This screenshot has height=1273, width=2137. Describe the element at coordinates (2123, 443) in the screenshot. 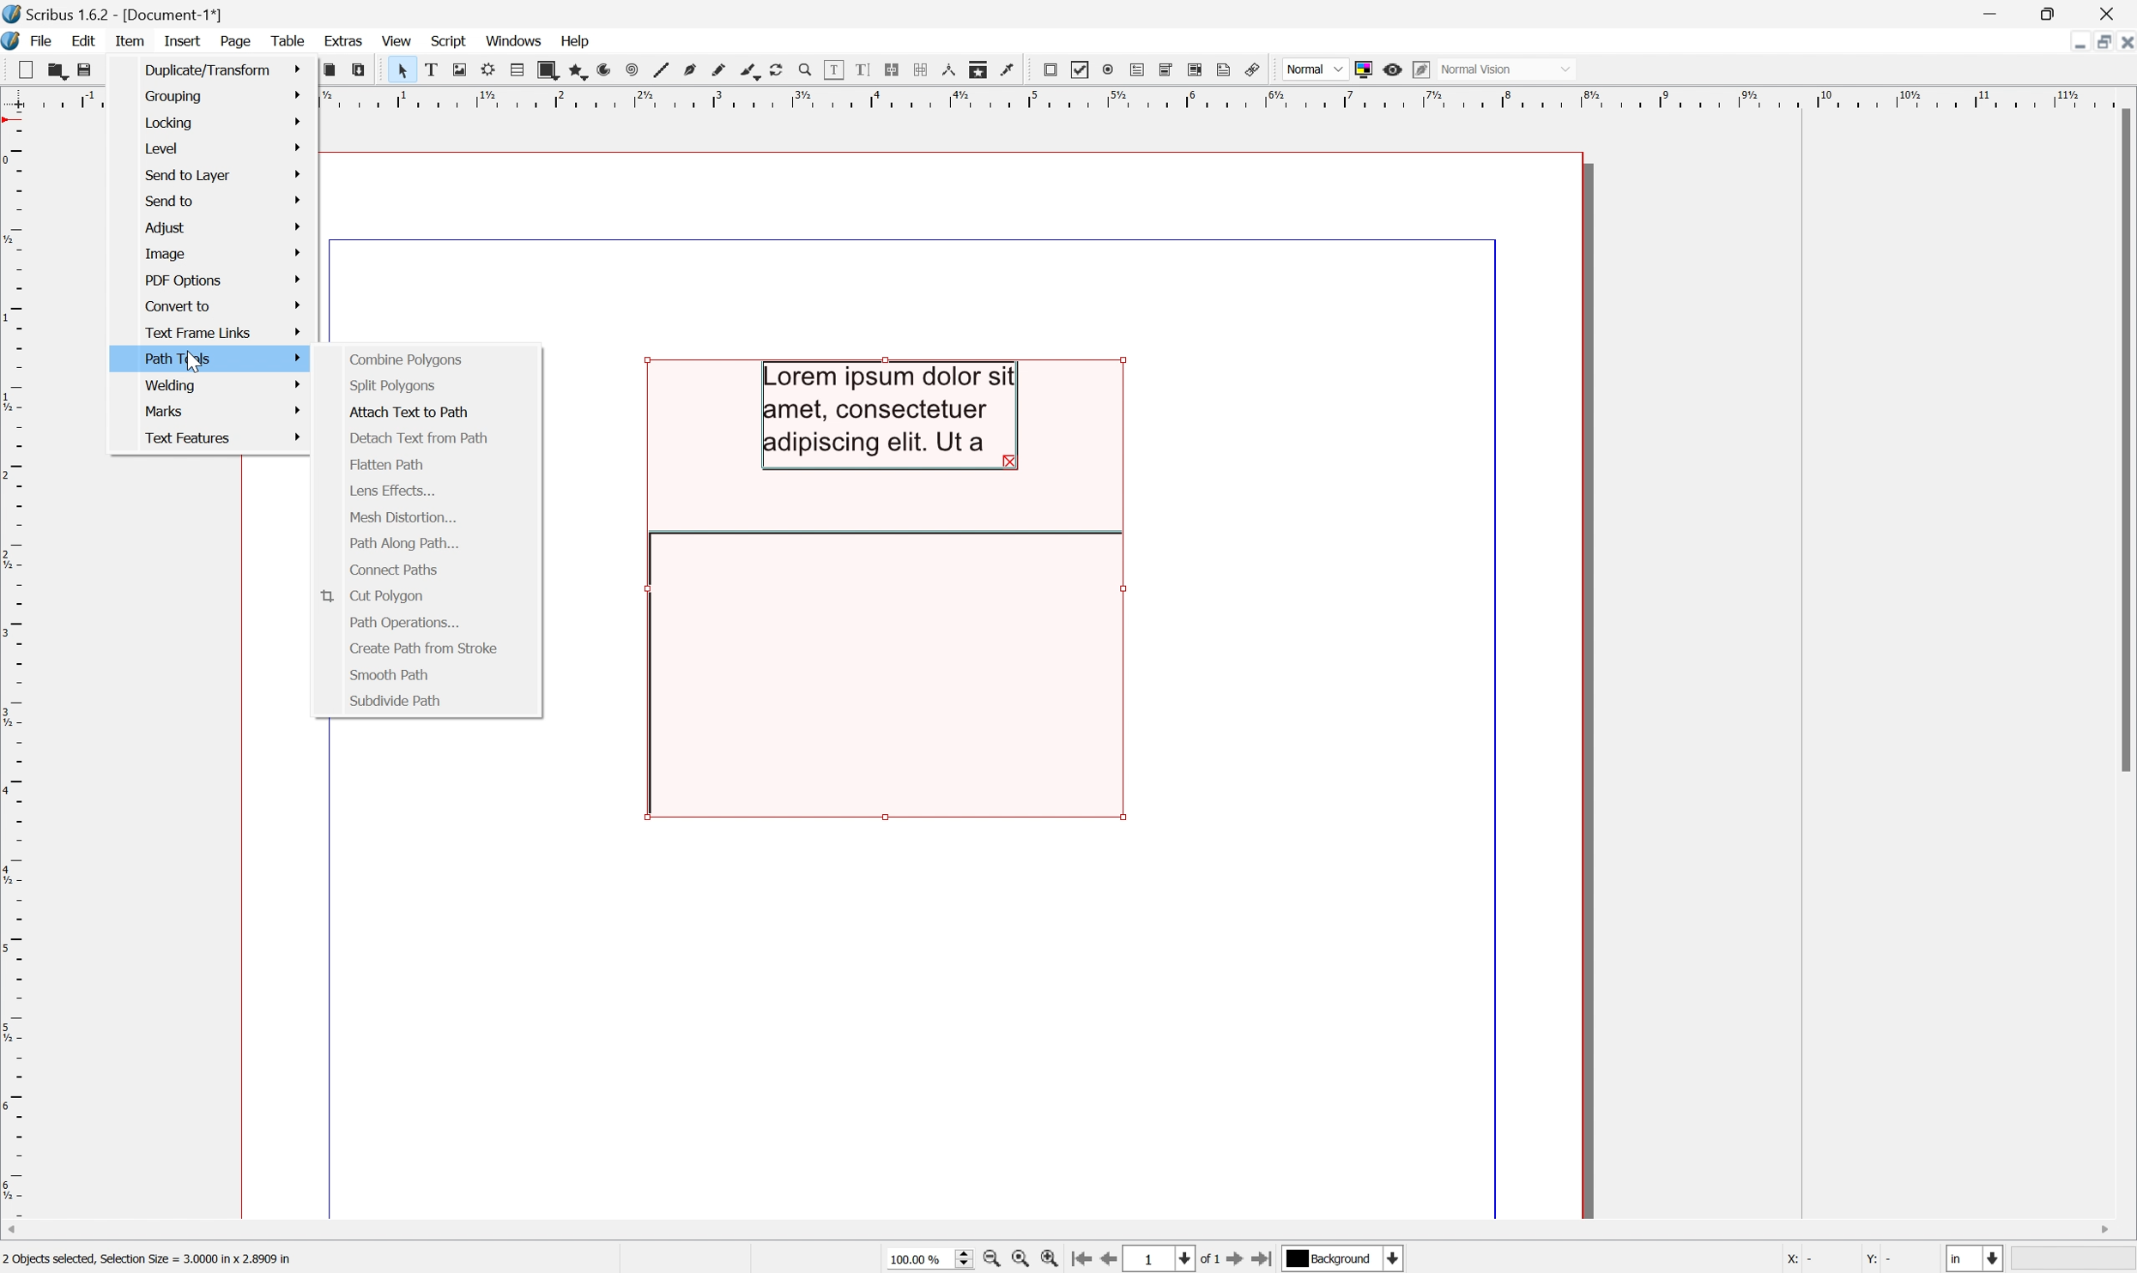

I see `Scroll bar` at that location.